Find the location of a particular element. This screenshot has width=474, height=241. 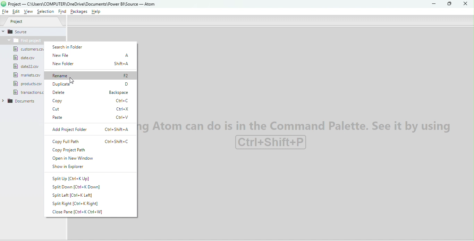

Cursor is located at coordinates (72, 79).